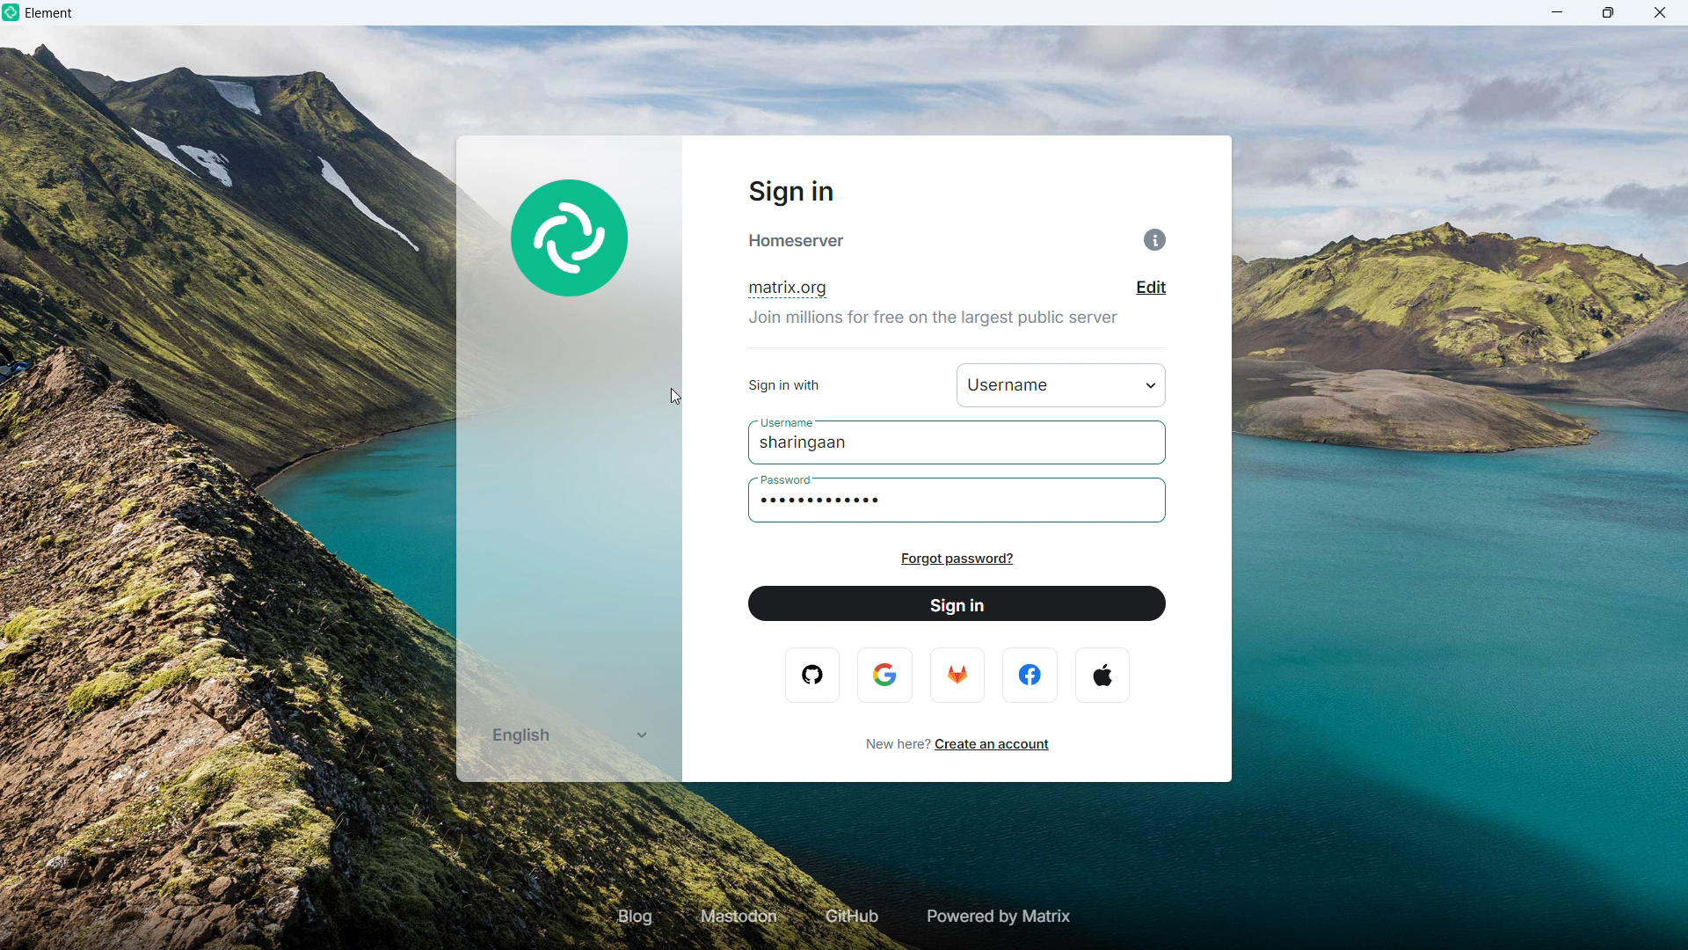 Image resolution: width=1688 pixels, height=950 pixels. What do you see at coordinates (789, 193) in the screenshot?
I see `Sign in ` at bounding box center [789, 193].